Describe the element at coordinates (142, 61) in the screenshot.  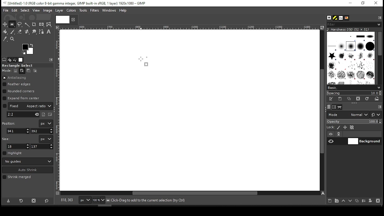
I see `mouse pointer` at that location.